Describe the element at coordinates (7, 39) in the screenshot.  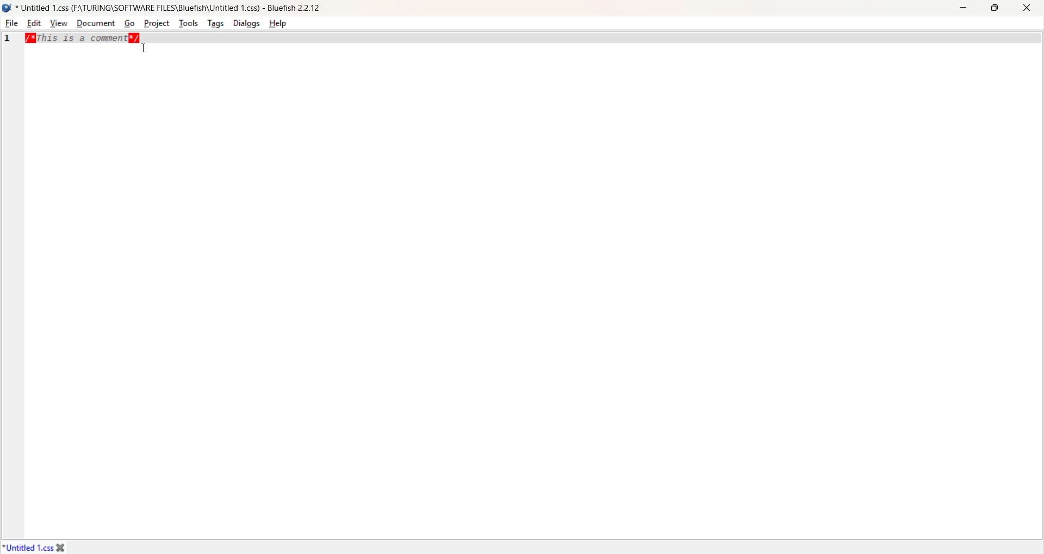
I see `1` at that location.